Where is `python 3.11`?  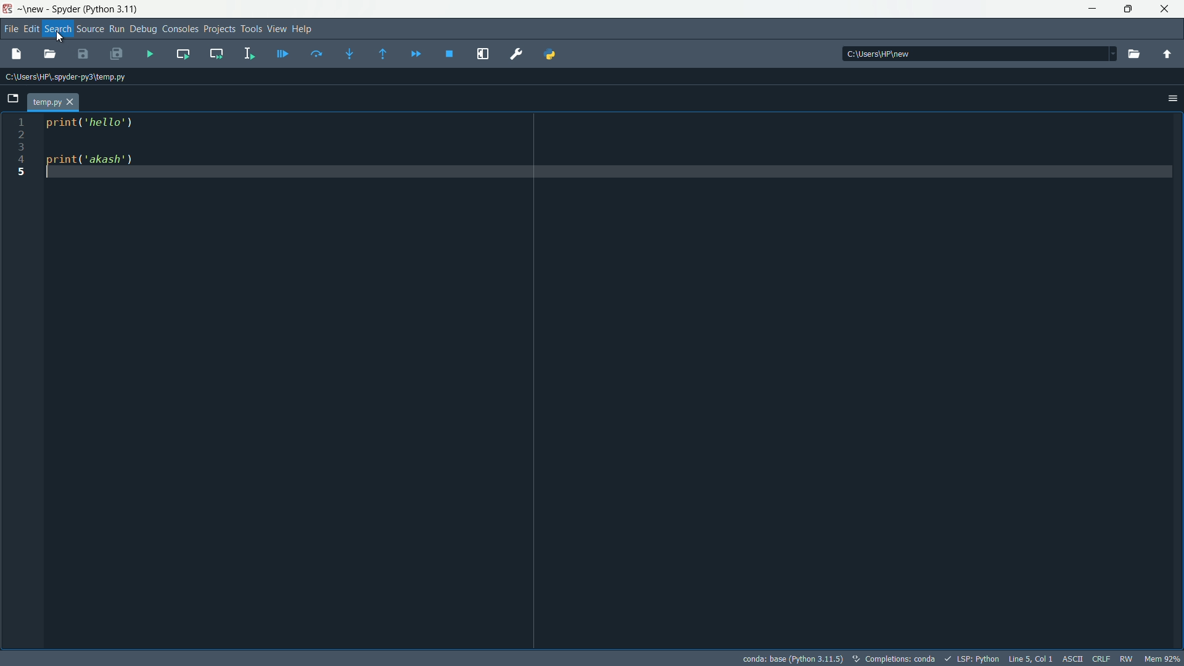 python 3.11 is located at coordinates (111, 9).